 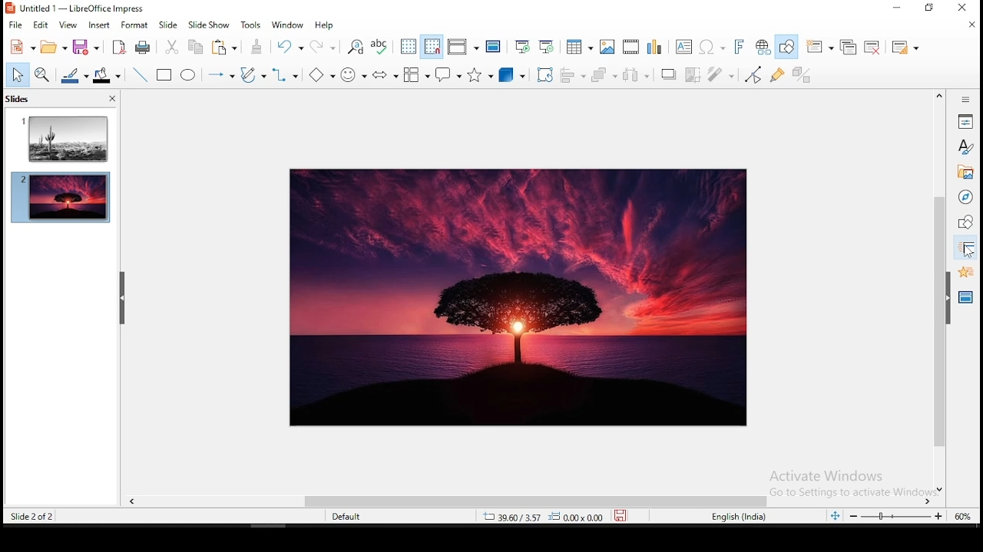 What do you see at coordinates (18, 76) in the screenshot?
I see `select tool` at bounding box center [18, 76].